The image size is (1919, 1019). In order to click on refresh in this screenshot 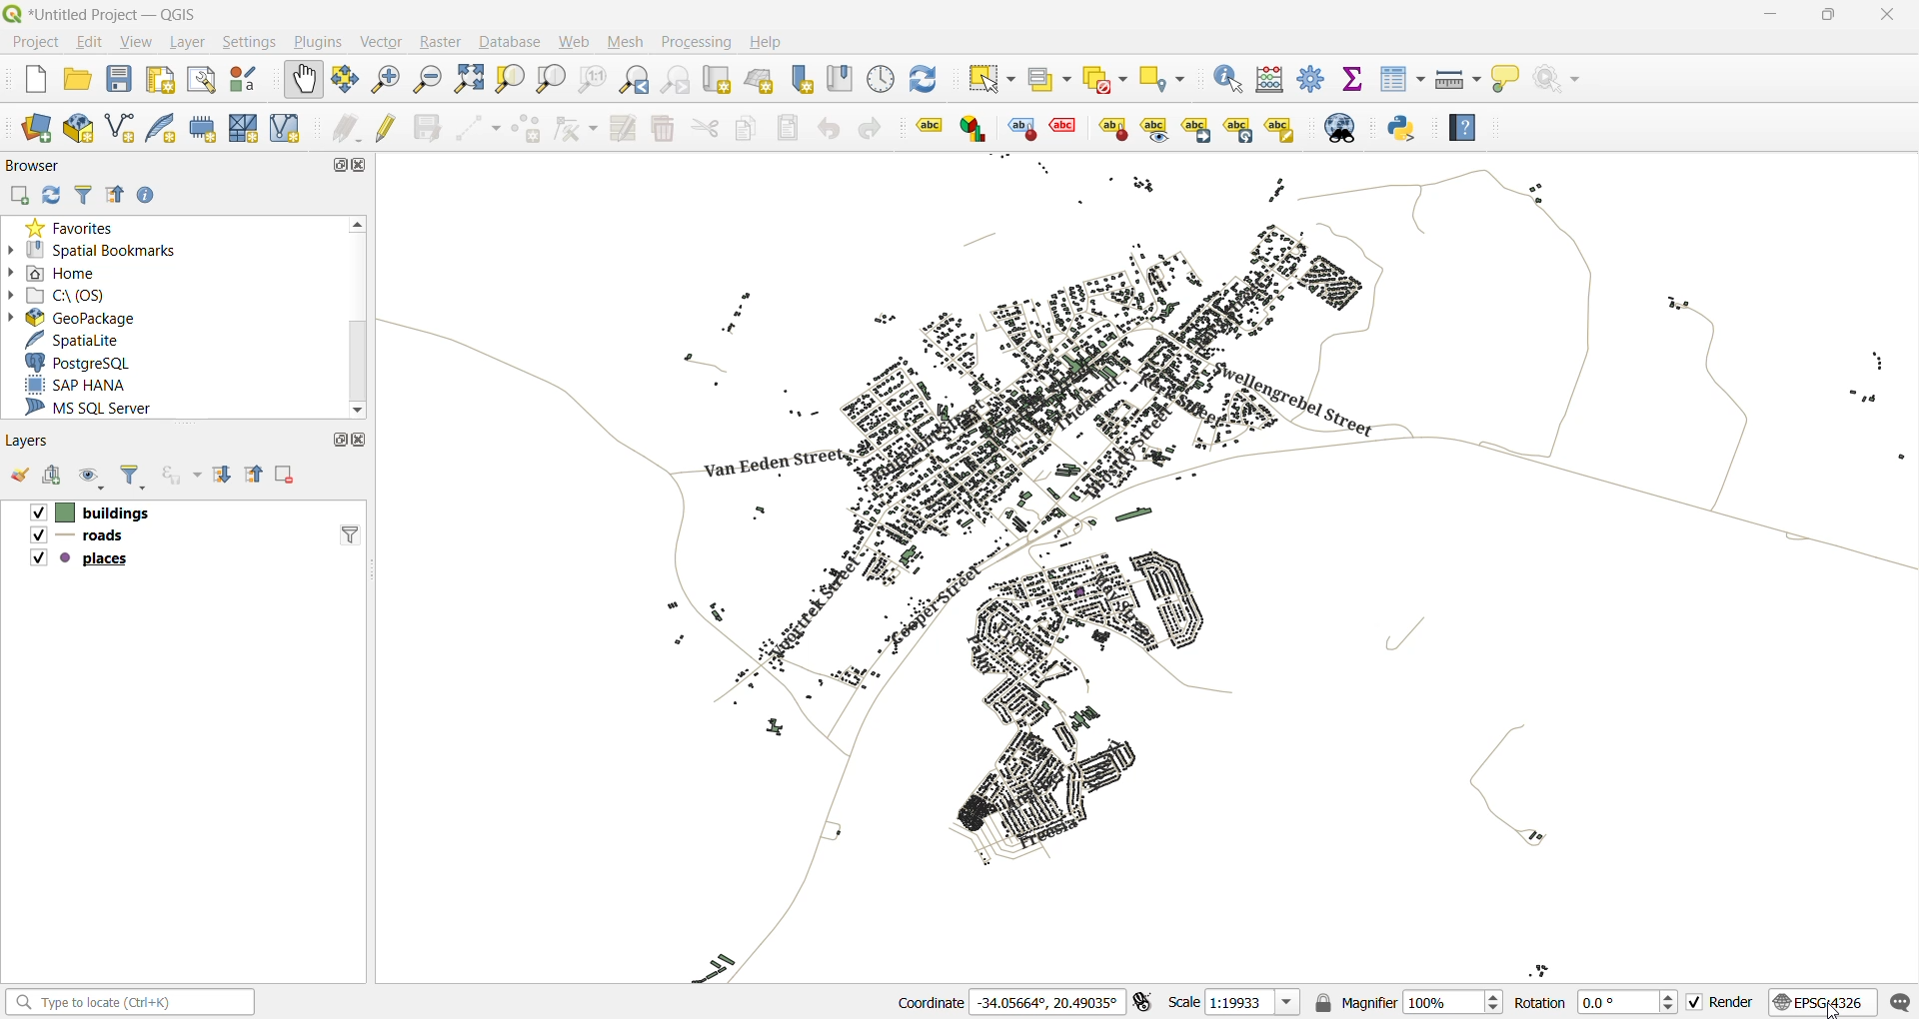, I will do `click(49, 196)`.